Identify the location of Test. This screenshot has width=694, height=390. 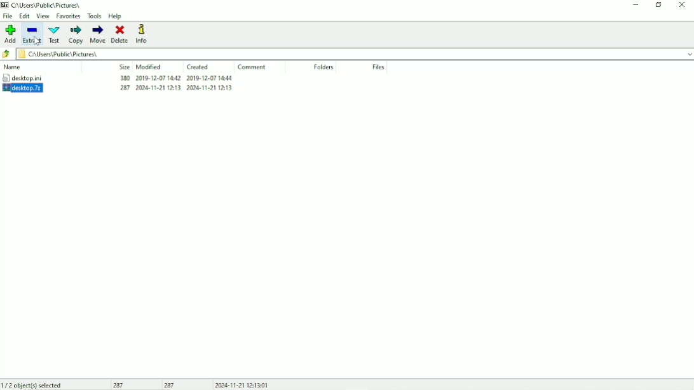
(55, 35).